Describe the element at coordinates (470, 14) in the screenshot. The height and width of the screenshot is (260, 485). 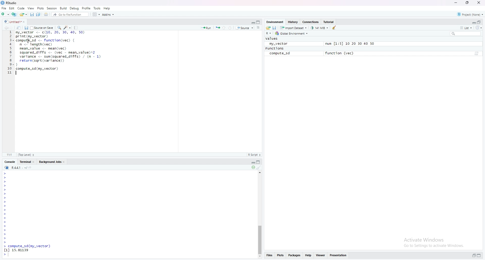
I see `Project(None)` at that location.